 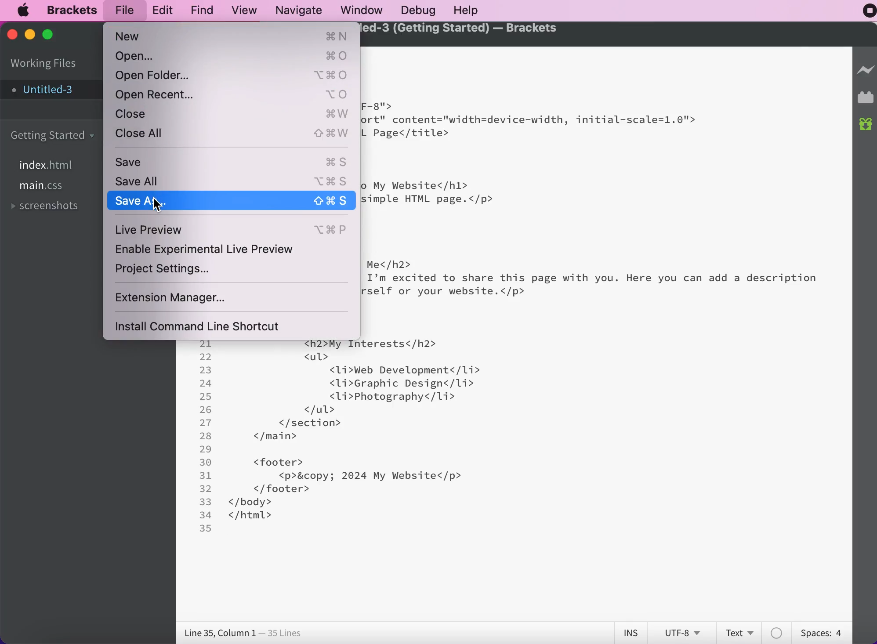 What do you see at coordinates (193, 297) in the screenshot?
I see `extension manager` at bounding box center [193, 297].